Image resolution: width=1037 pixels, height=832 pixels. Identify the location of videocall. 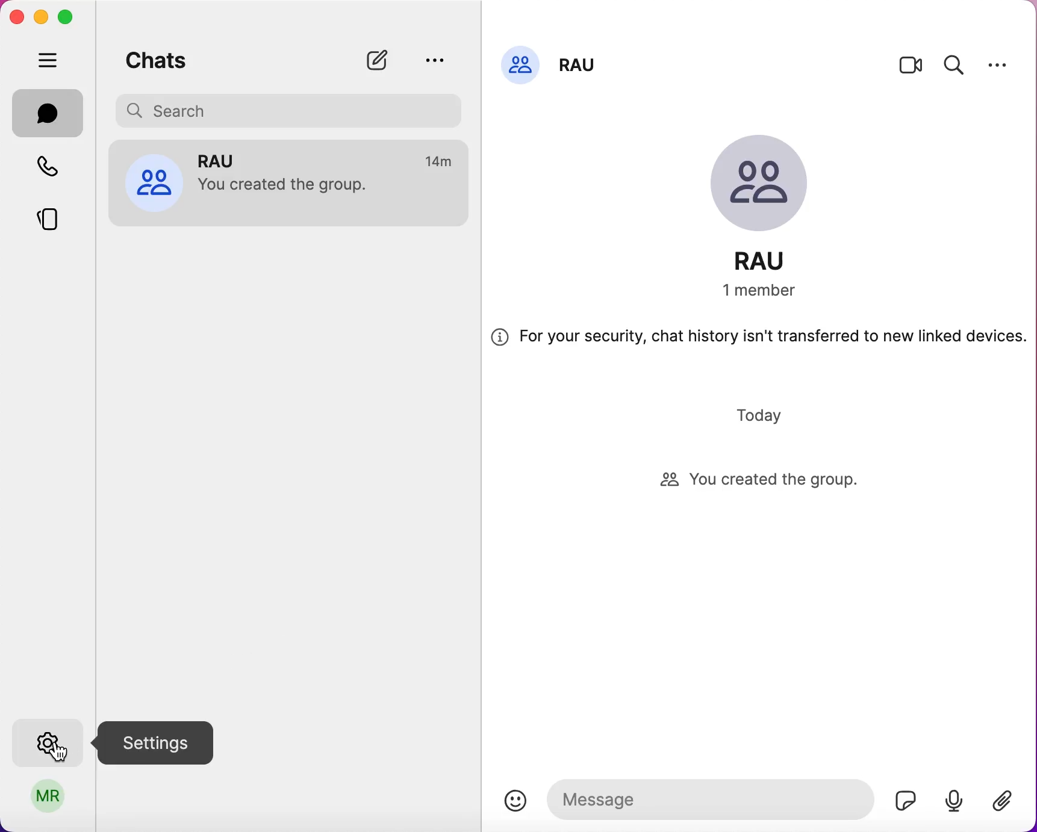
(912, 66).